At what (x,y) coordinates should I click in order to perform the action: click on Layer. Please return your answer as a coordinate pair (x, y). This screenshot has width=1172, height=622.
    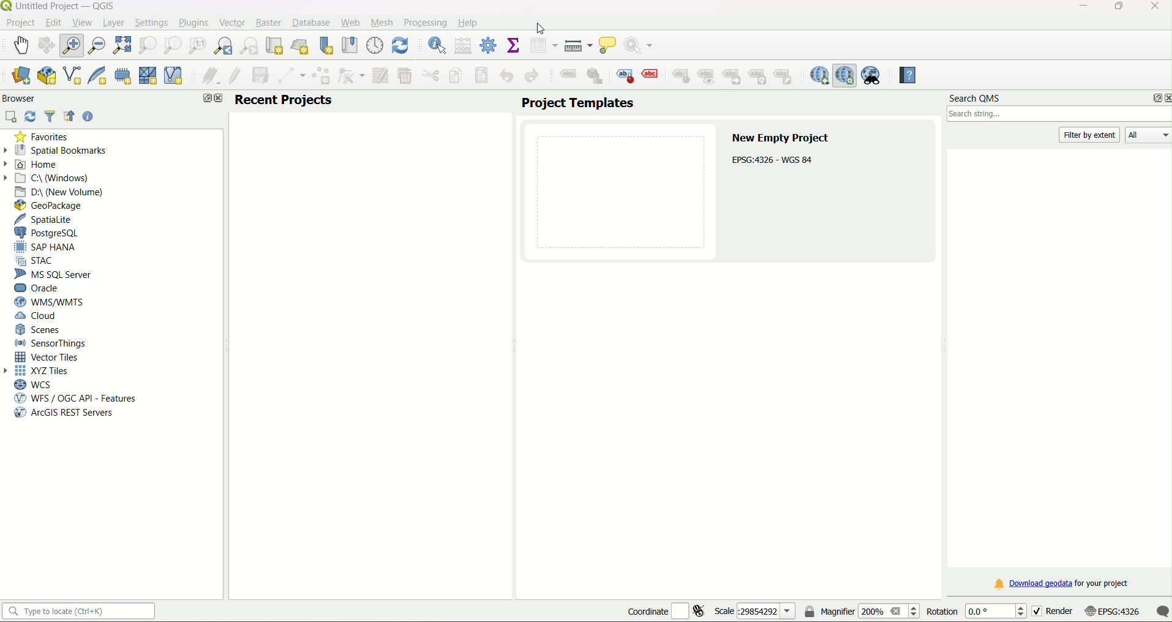
    Looking at the image, I should click on (113, 23).